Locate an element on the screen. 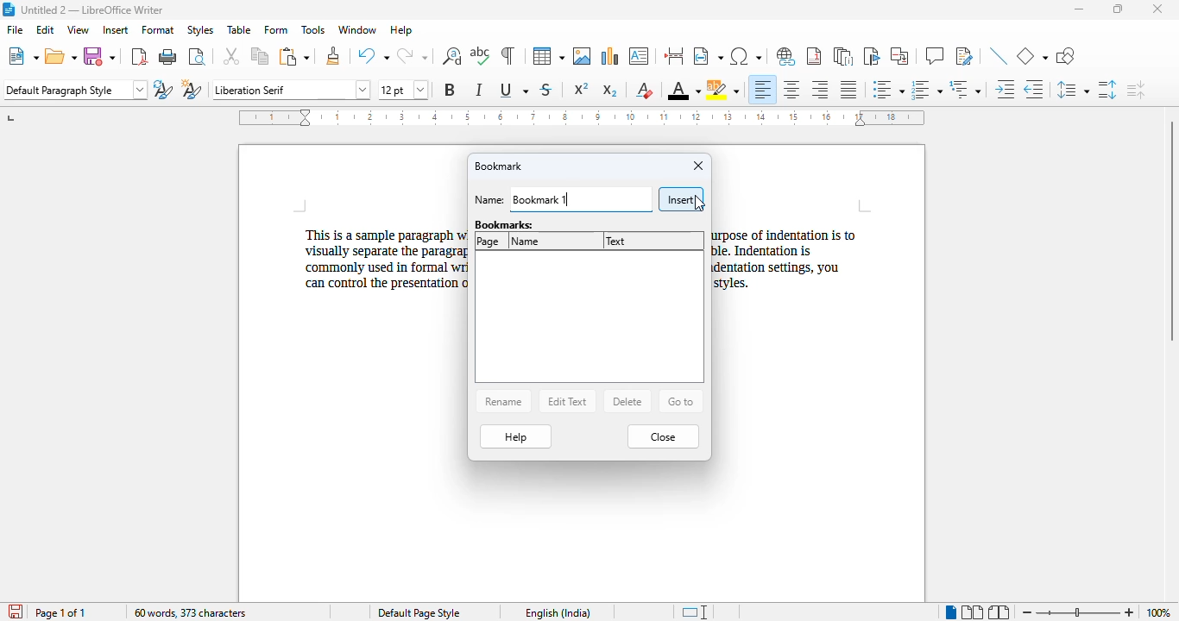 The height and width of the screenshot is (621, 1179). zoom slider is located at coordinates (1081, 612).